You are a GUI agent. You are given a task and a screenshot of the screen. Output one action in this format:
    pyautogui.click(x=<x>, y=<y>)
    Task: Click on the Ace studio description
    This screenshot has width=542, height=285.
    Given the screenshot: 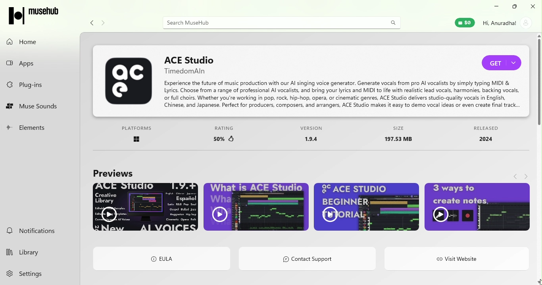 What is the action you would take?
    pyautogui.click(x=345, y=95)
    